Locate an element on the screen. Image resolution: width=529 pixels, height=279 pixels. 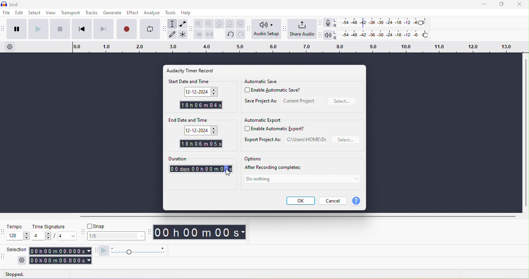
current project is located at coordinates (302, 101).